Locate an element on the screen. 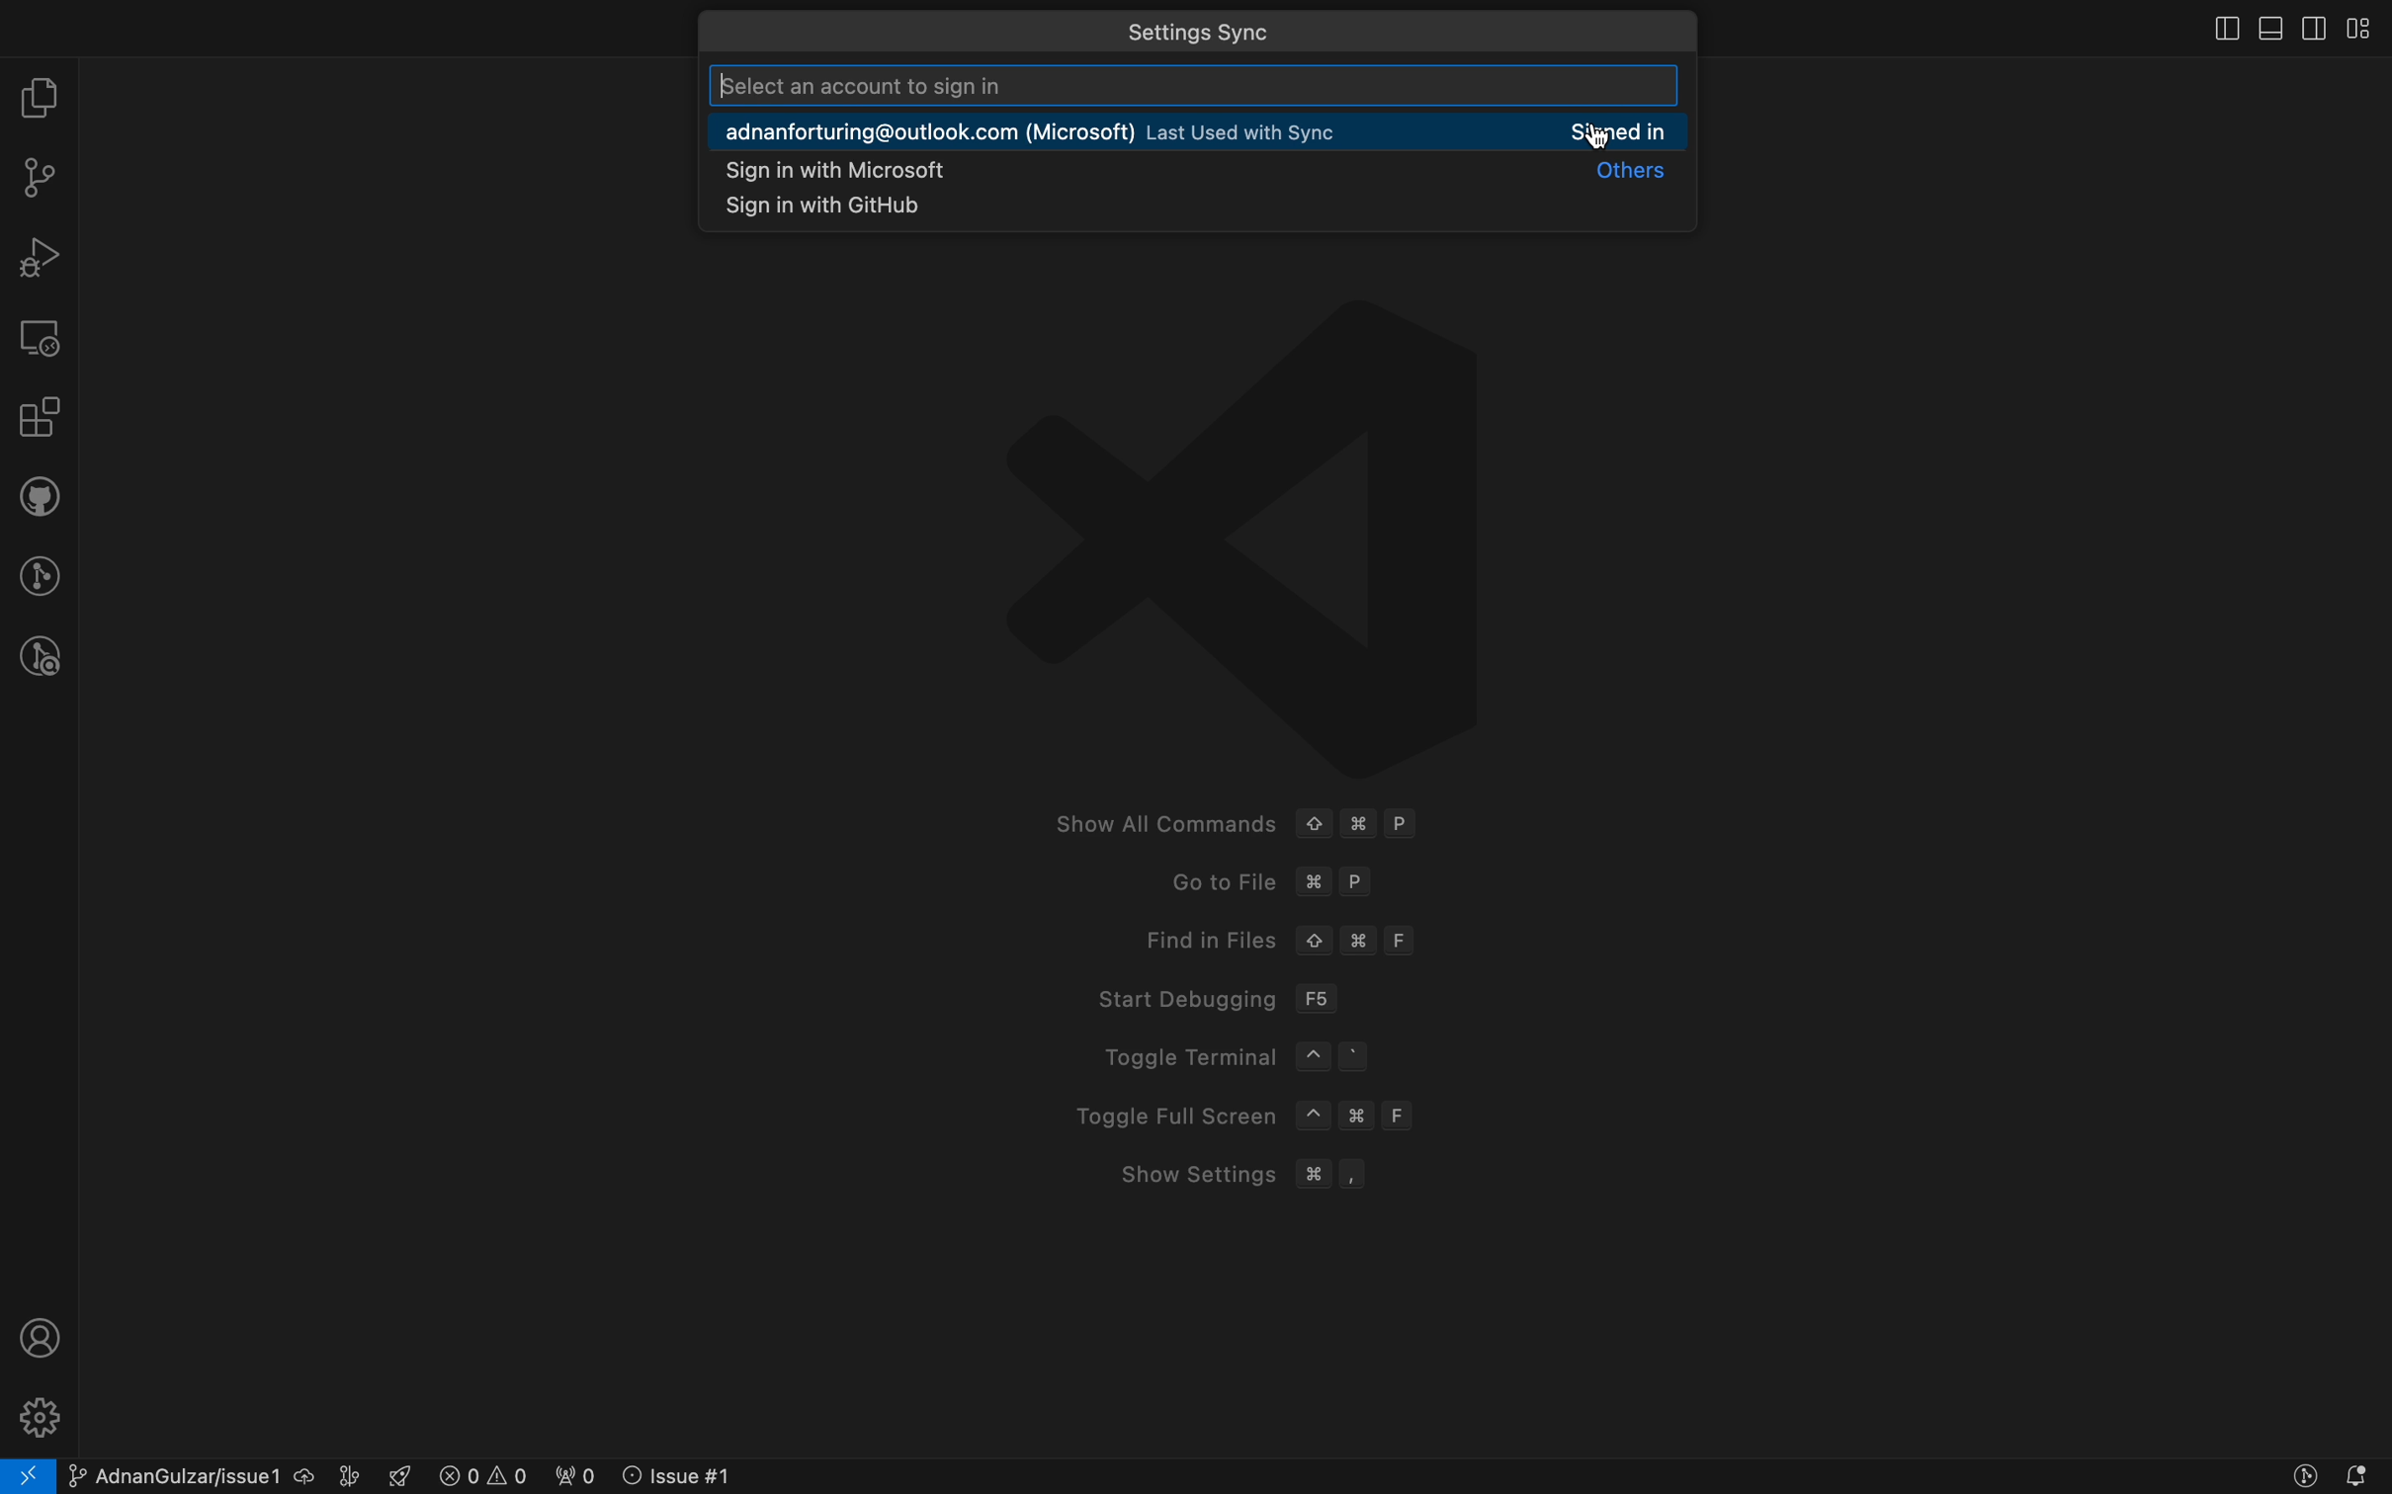  git is located at coordinates (39, 176).